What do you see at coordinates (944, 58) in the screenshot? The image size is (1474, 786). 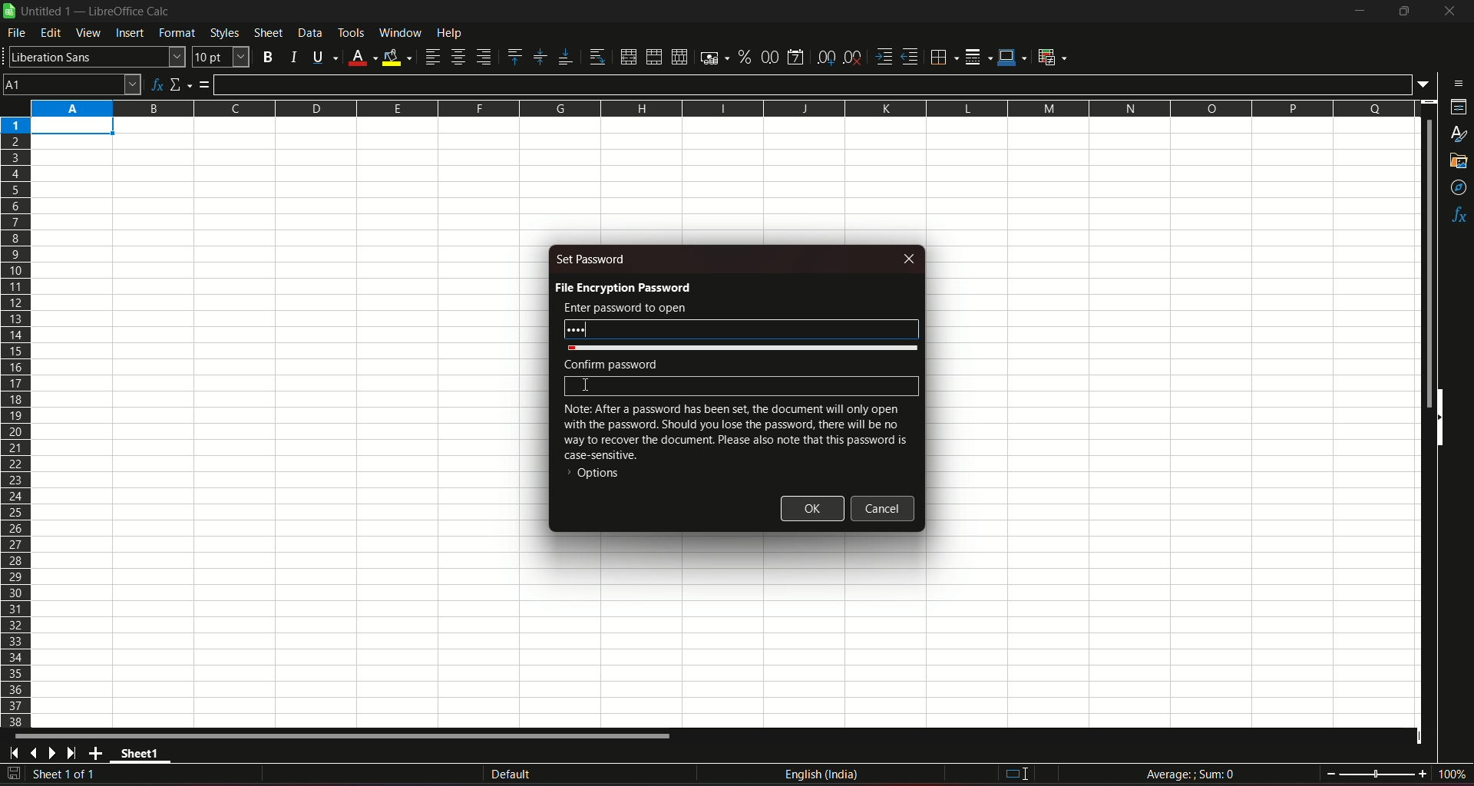 I see `borders` at bounding box center [944, 58].